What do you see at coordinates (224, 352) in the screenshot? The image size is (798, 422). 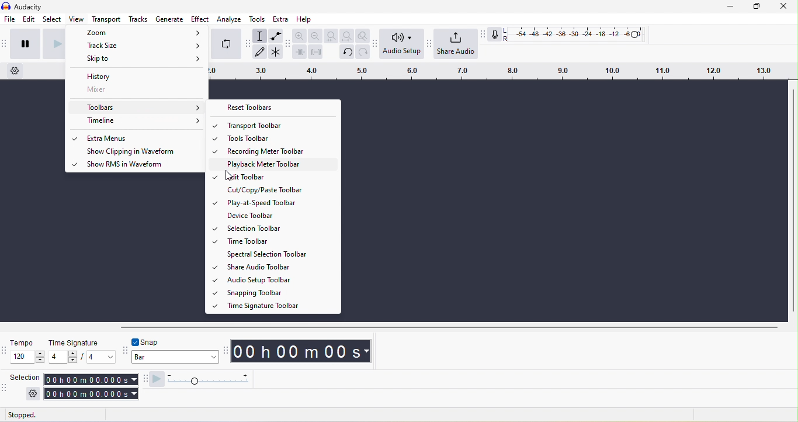 I see `audacity time toolbar` at bounding box center [224, 352].